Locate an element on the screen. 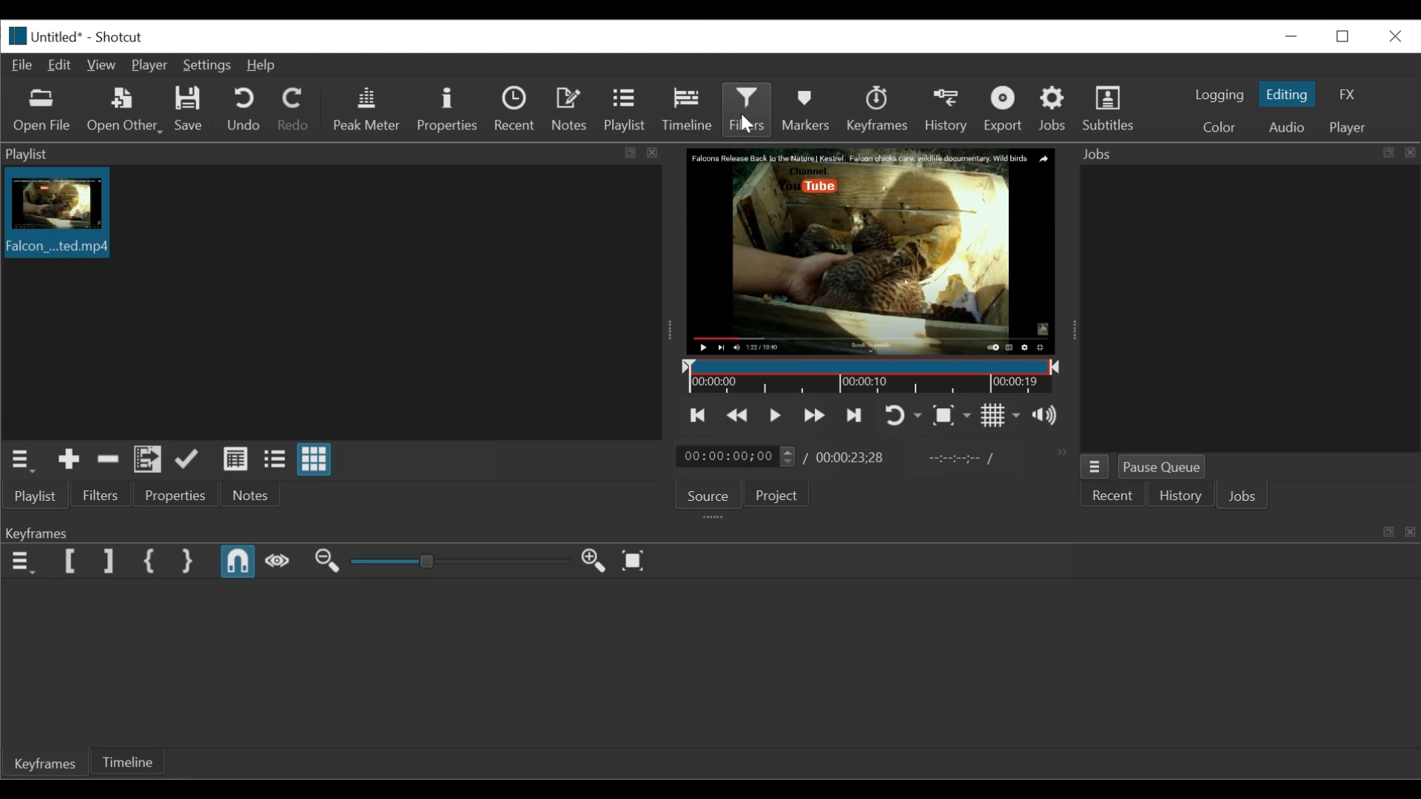 The width and height of the screenshot is (1421, 799). Export is located at coordinates (1004, 109).